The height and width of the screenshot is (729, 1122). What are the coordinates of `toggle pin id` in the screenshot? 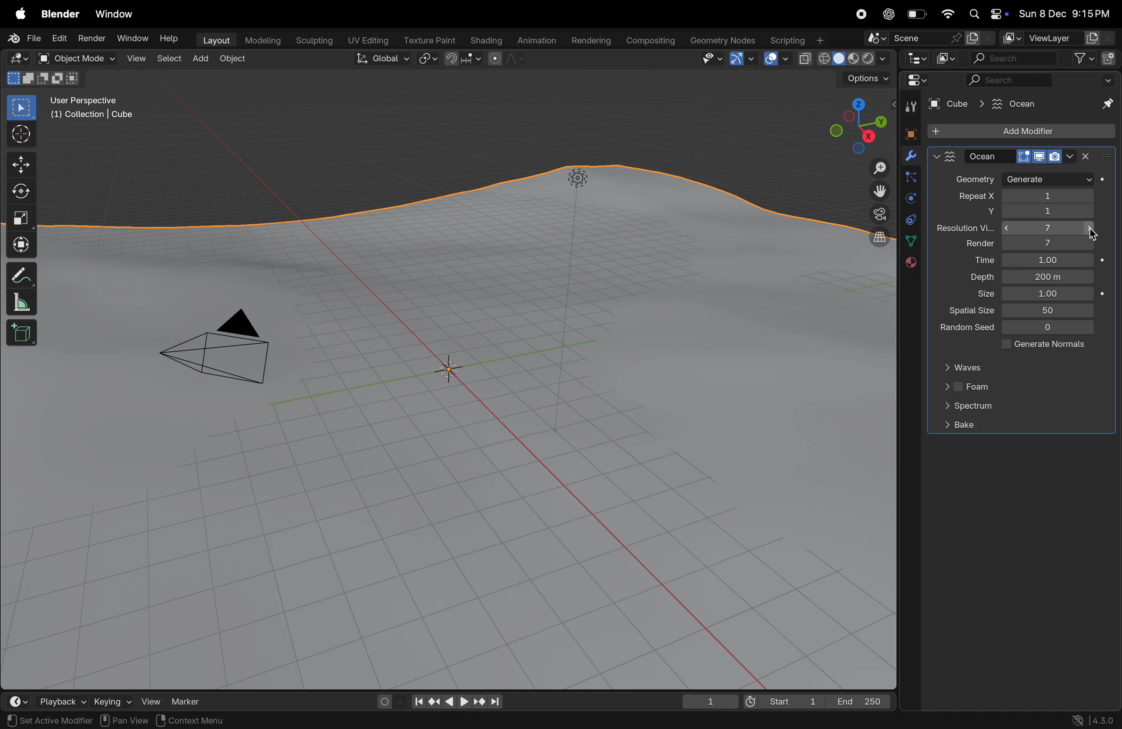 It's located at (1106, 105).